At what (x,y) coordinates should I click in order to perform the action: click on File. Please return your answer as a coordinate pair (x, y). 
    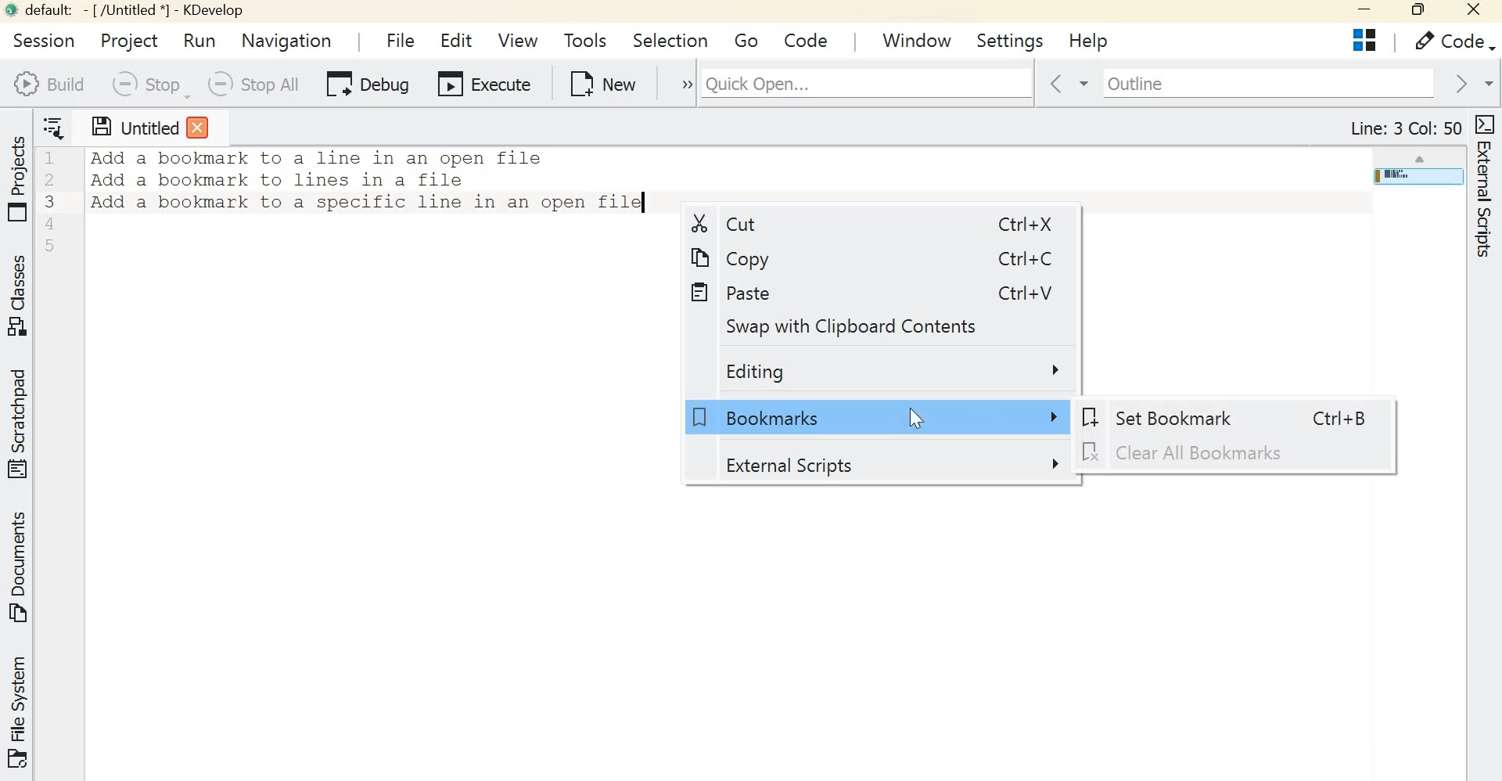
    Looking at the image, I should click on (396, 36).